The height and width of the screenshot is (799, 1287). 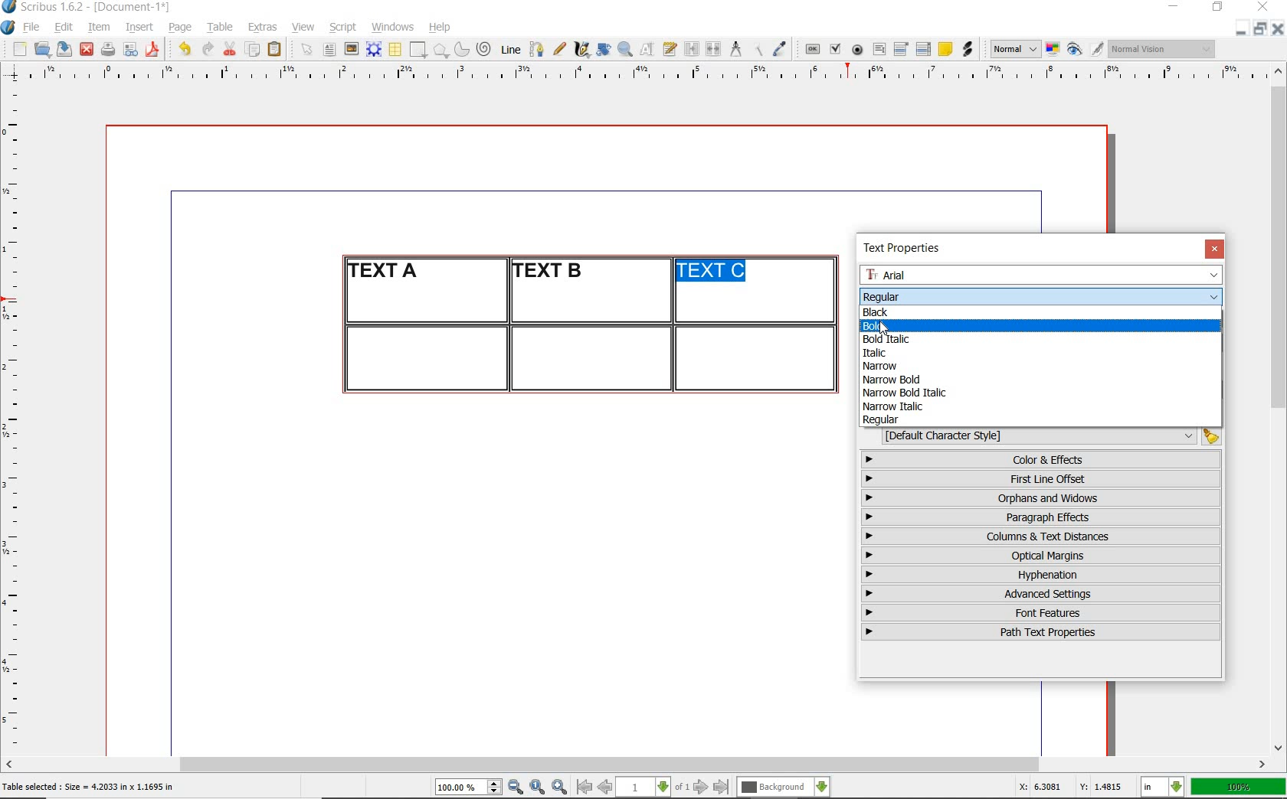 What do you see at coordinates (722, 788) in the screenshot?
I see `go to last page` at bounding box center [722, 788].